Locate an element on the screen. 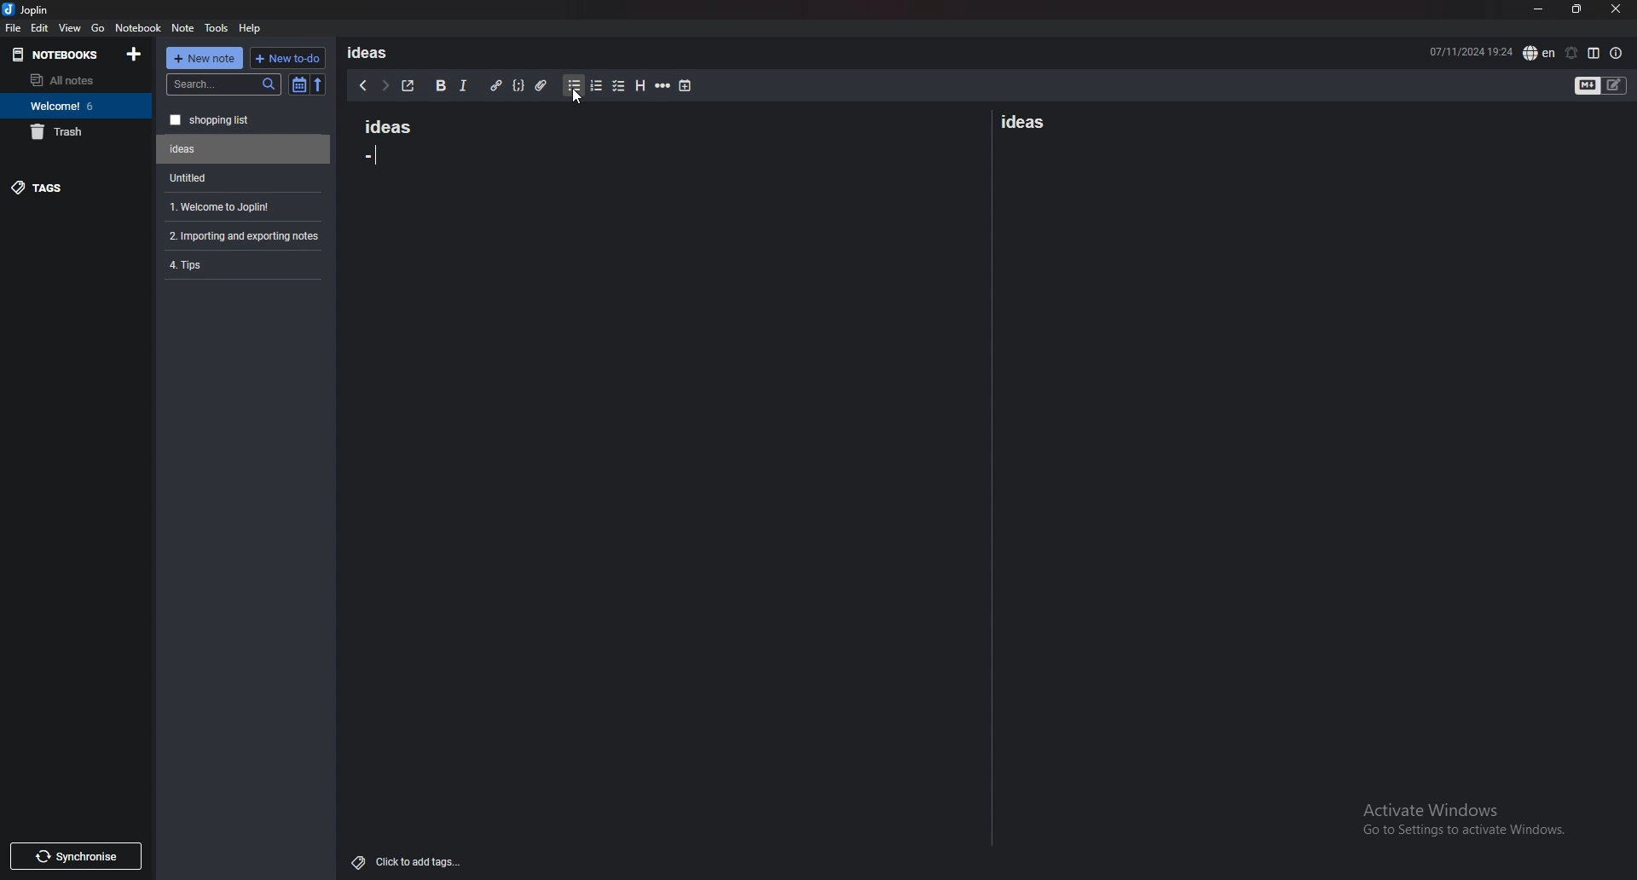  notebook is located at coordinates (138, 26).